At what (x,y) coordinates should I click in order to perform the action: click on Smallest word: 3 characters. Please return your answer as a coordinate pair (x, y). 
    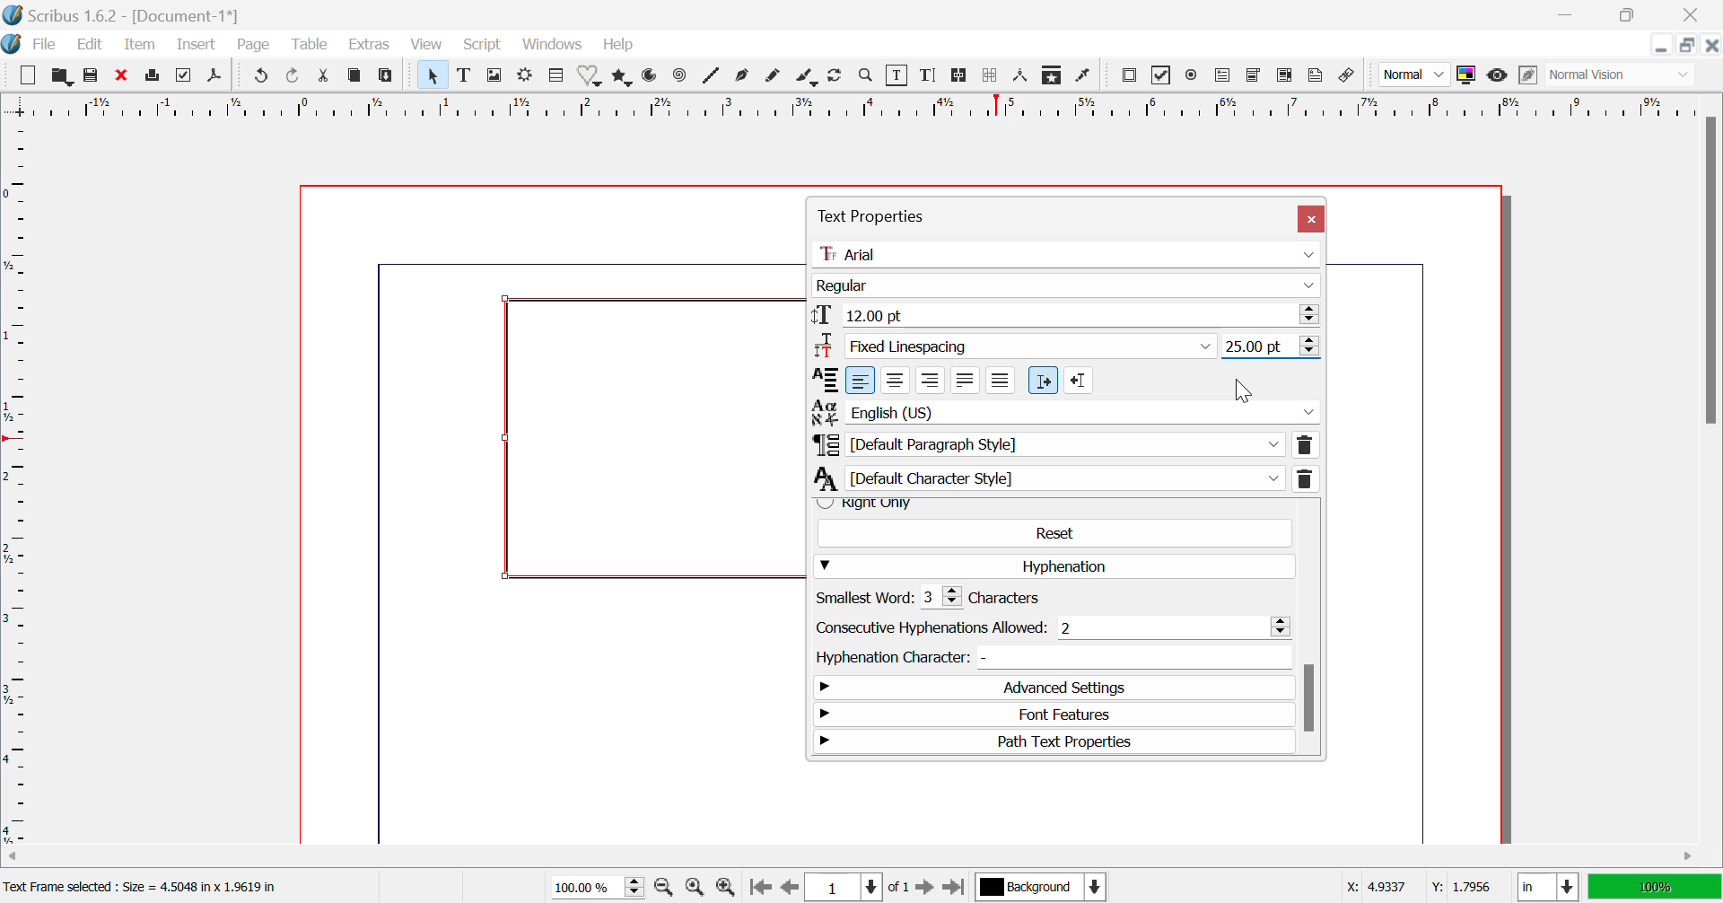
    Looking at the image, I should click on (949, 597).